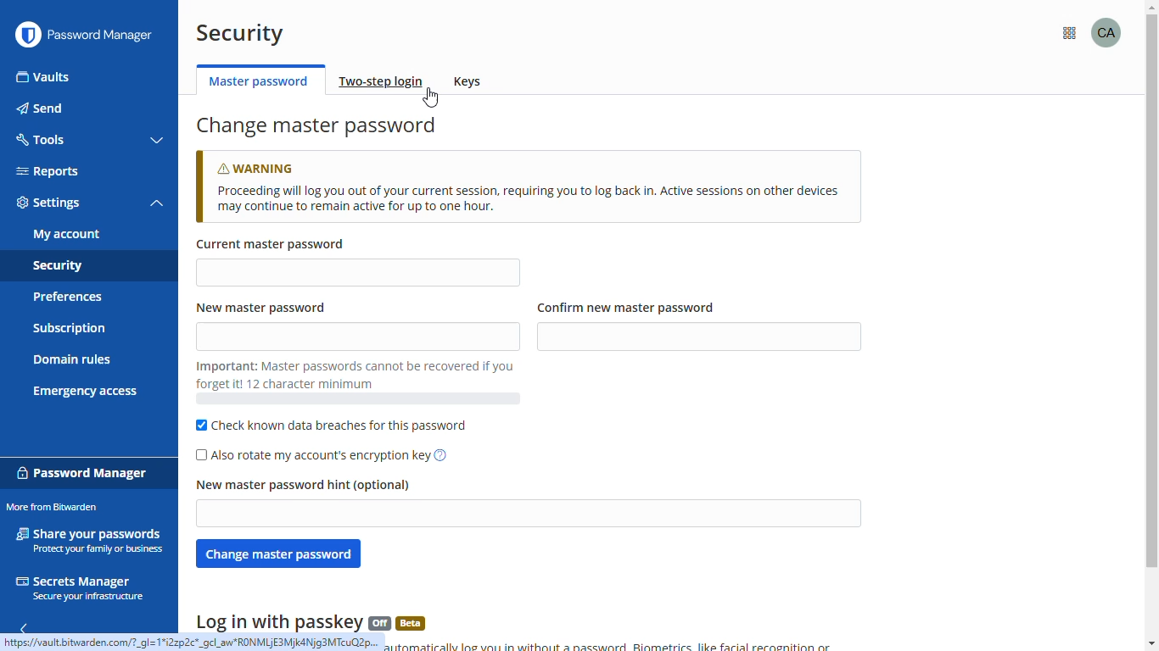 This screenshot has width=1159, height=651. What do you see at coordinates (329, 426) in the screenshot?
I see `check known data breaches for this password` at bounding box center [329, 426].